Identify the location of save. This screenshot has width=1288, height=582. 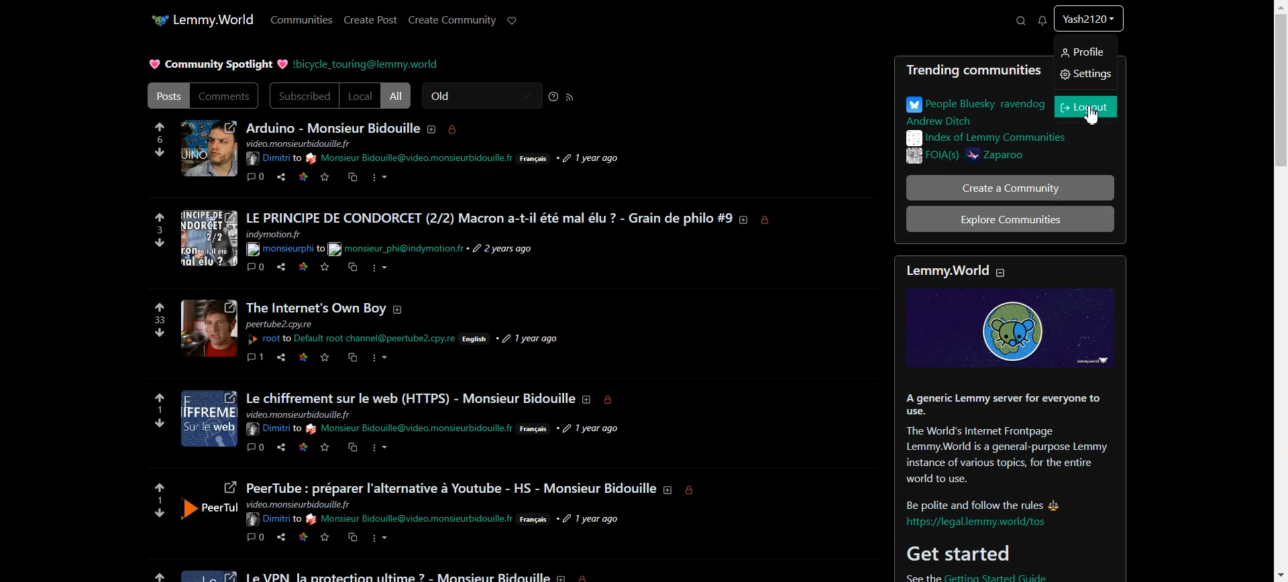
(326, 537).